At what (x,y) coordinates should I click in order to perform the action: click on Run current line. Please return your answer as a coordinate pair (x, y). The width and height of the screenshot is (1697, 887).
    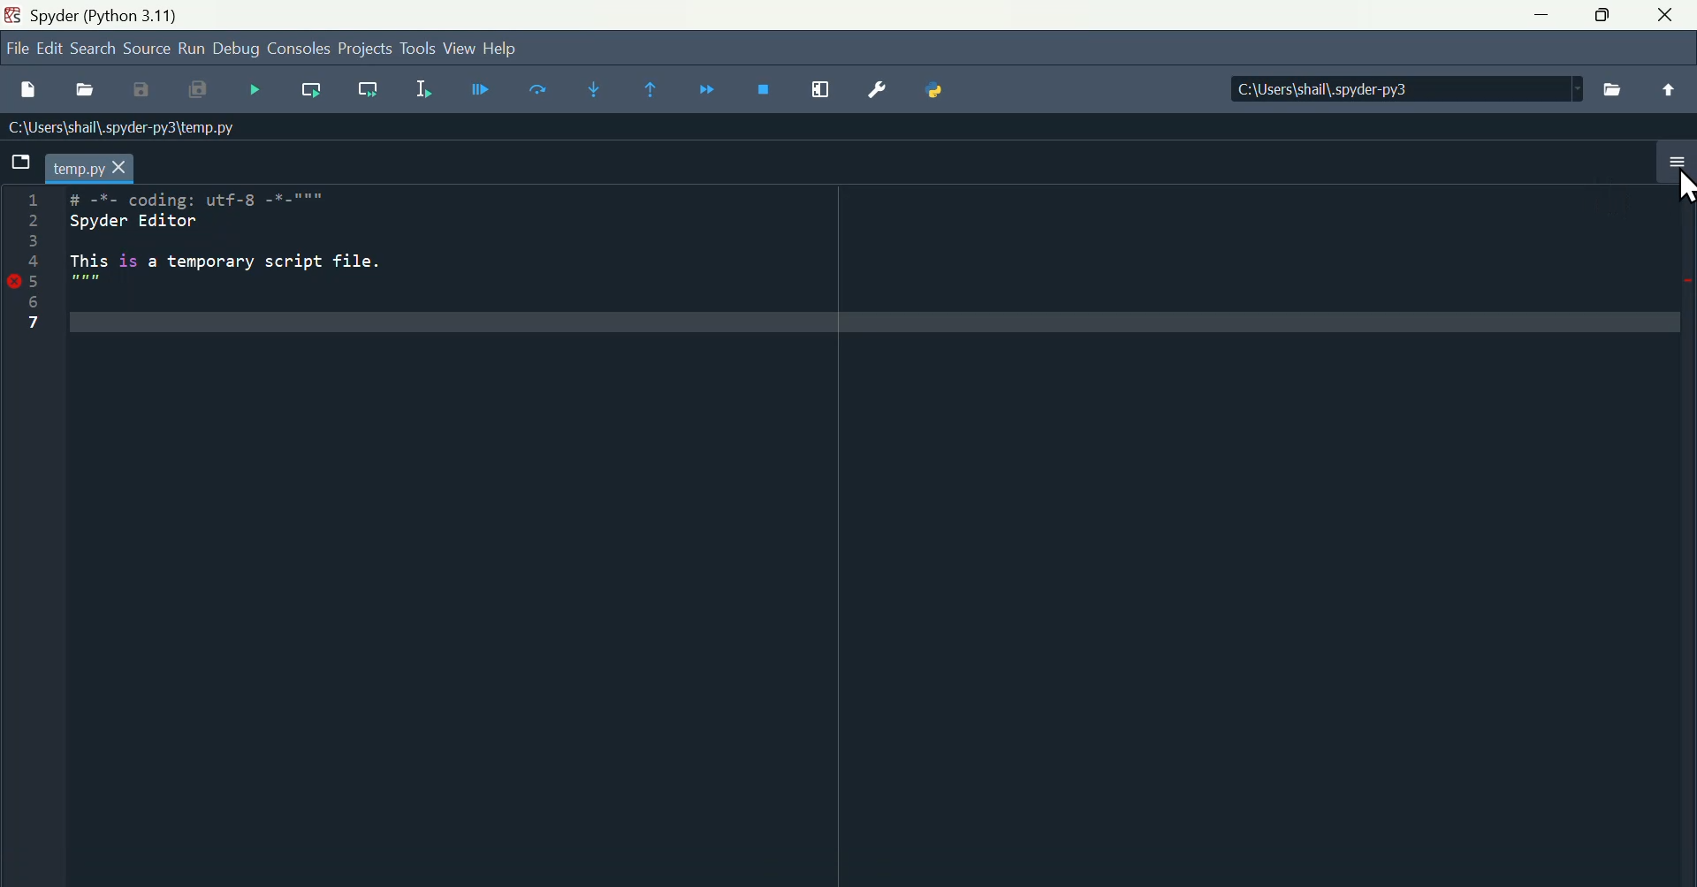
    Looking at the image, I should click on (312, 96).